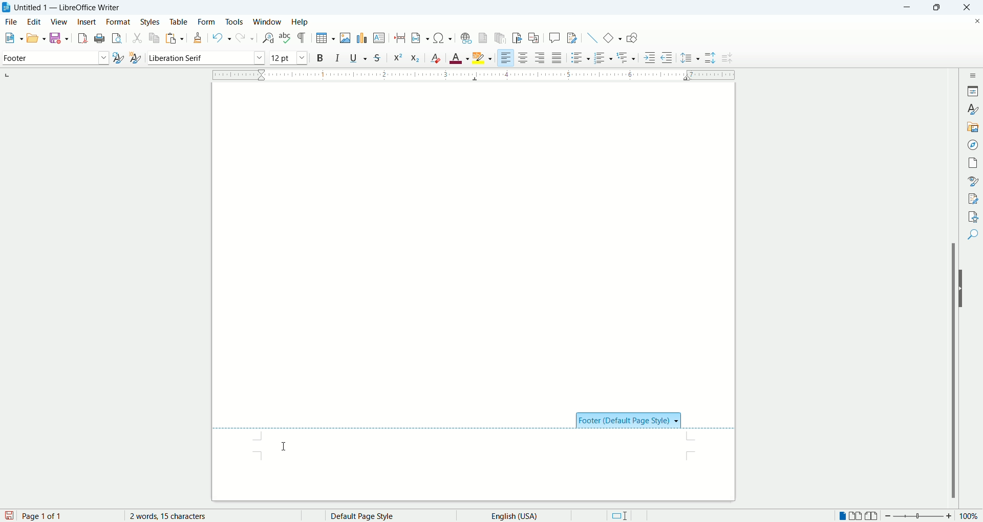  I want to click on styles, so click(152, 21).